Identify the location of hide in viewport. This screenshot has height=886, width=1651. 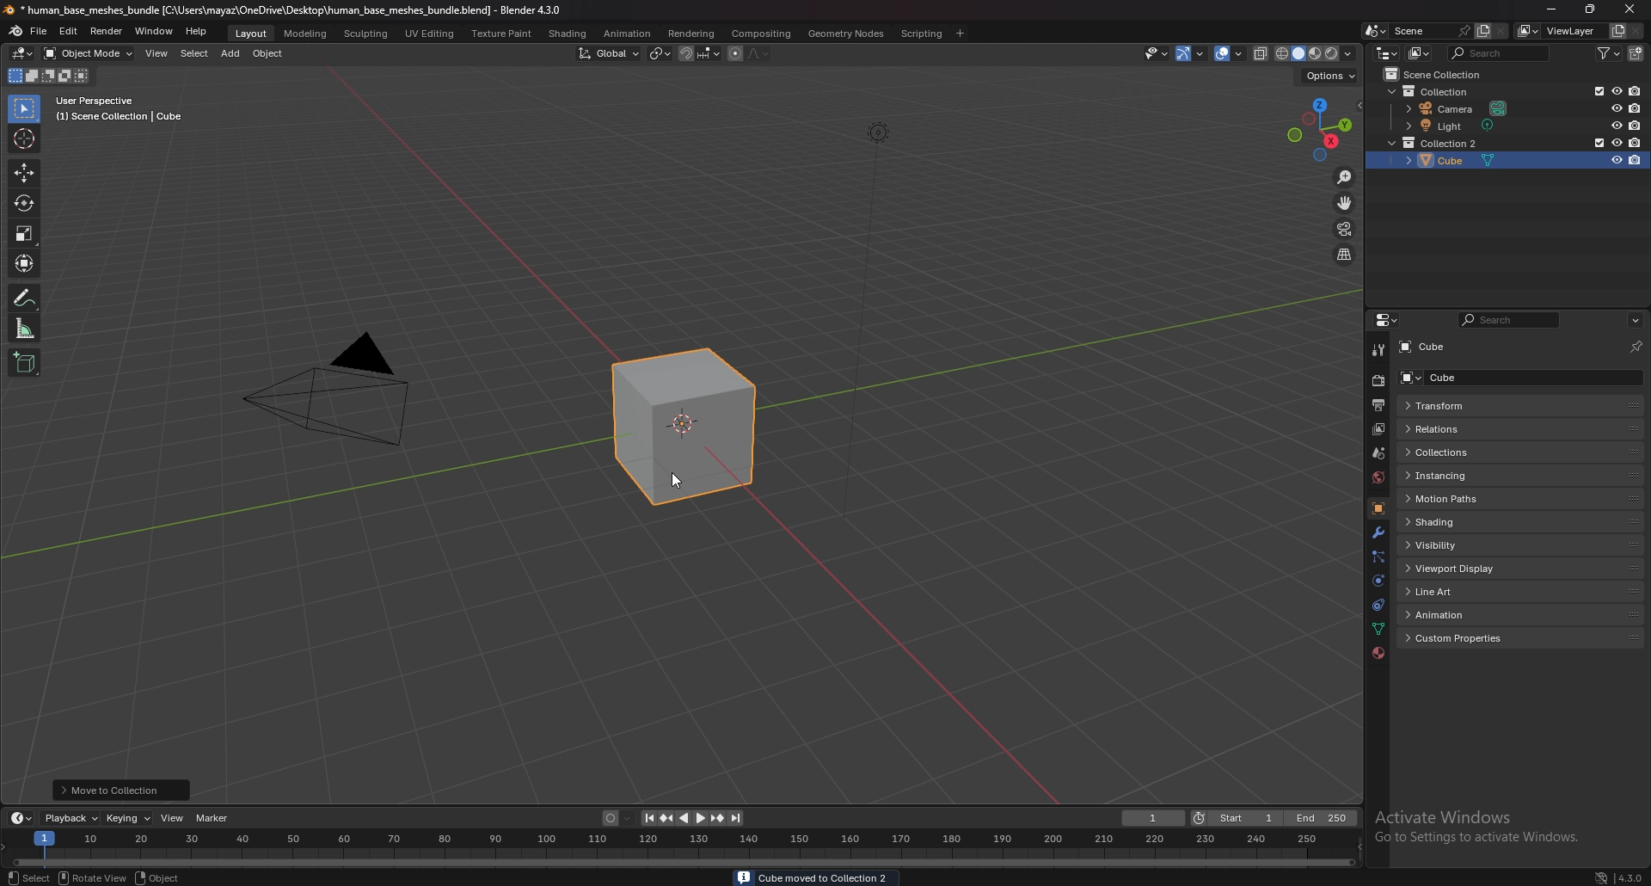
(1617, 108).